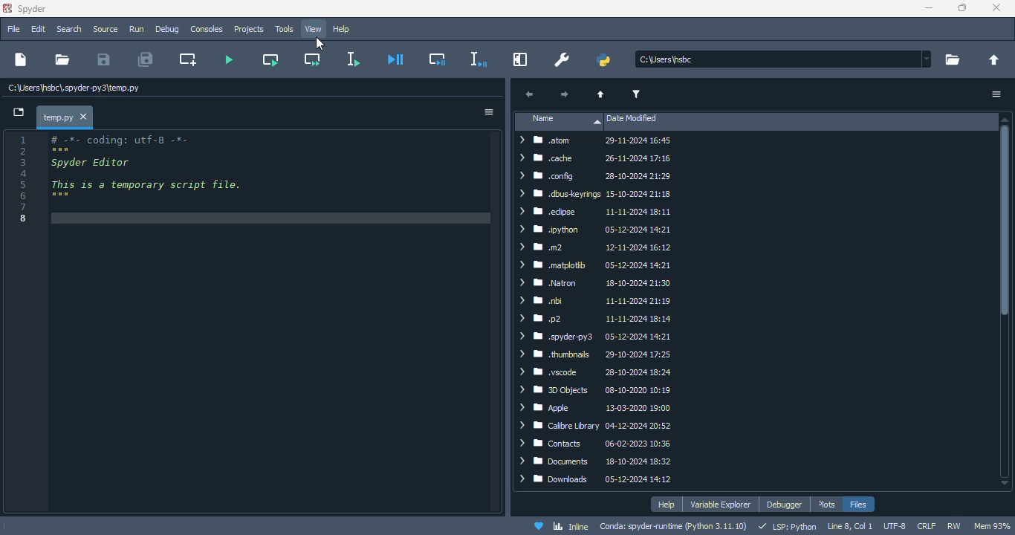 The width and height of the screenshot is (1015, 535). I want to click on Documents, so click(597, 462).